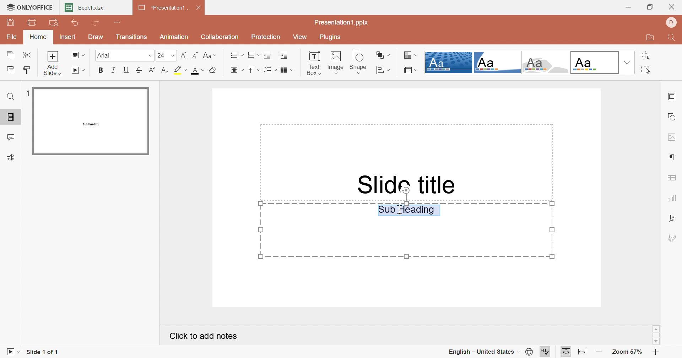  What do you see at coordinates (55, 22) in the screenshot?
I see `Quick print` at bounding box center [55, 22].